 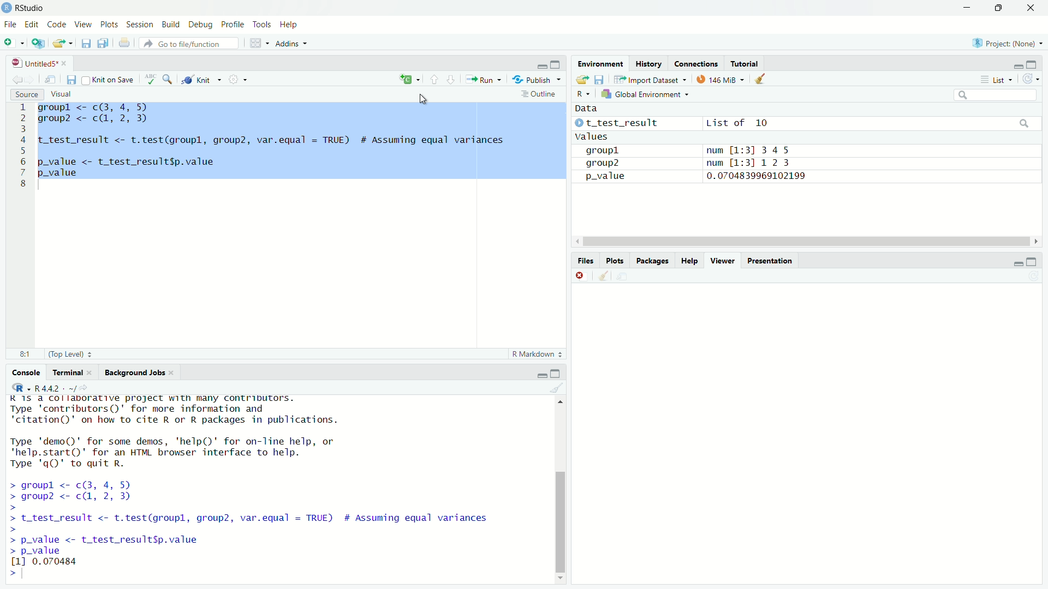 I want to click on 8:1, so click(x=22, y=354).